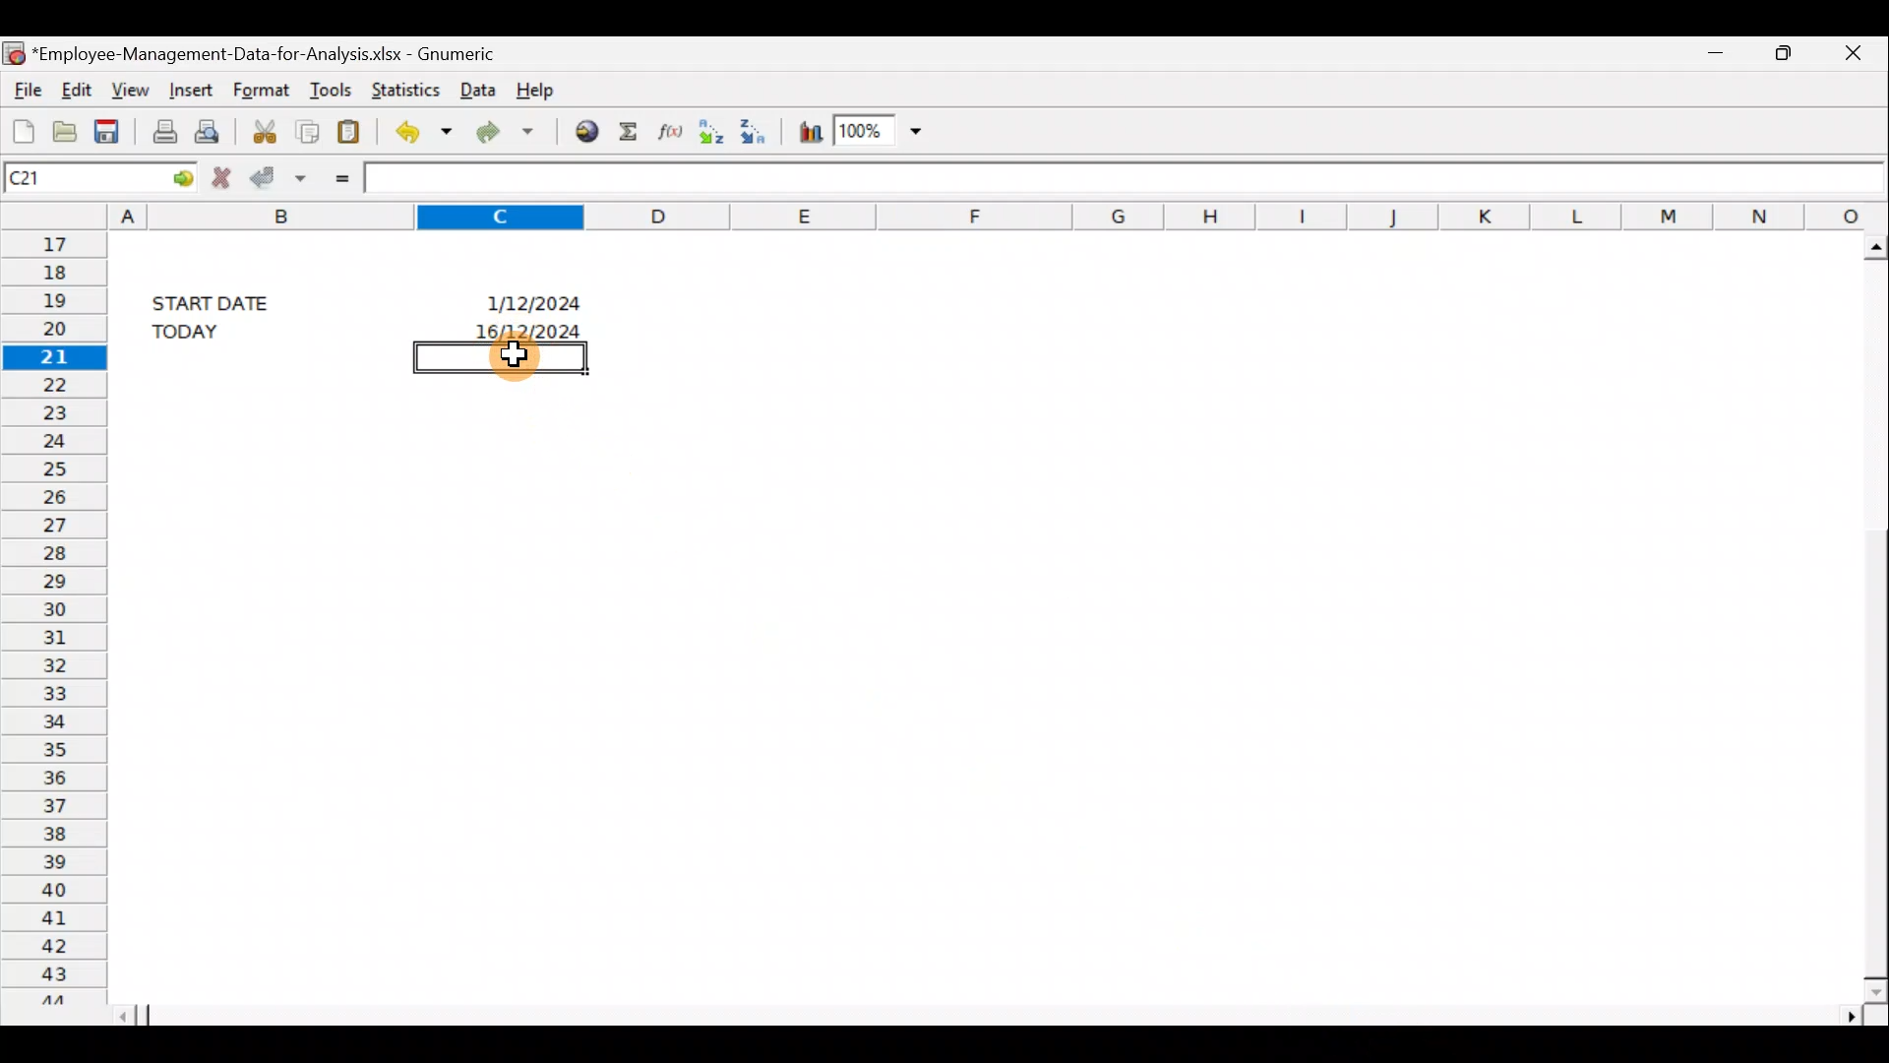 The height and width of the screenshot is (1063, 1889). What do you see at coordinates (758, 131) in the screenshot?
I see `Sort in descending order` at bounding box center [758, 131].